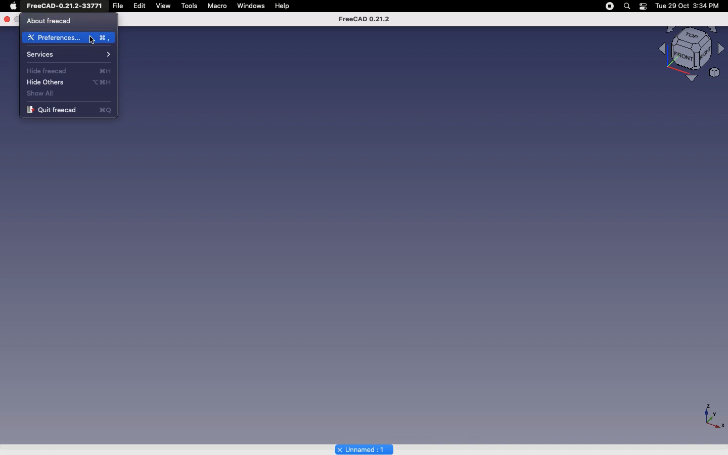 Image resolution: width=728 pixels, height=455 pixels. Describe the element at coordinates (251, 6) in the screenshot. I see `windows` at that location.